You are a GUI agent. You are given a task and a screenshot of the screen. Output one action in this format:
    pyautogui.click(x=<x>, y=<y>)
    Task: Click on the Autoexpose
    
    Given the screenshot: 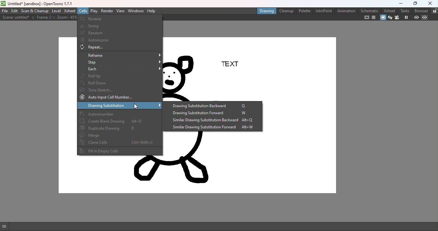 What is the action you would take?
    pyautogui.click(x=121, y=40)
    